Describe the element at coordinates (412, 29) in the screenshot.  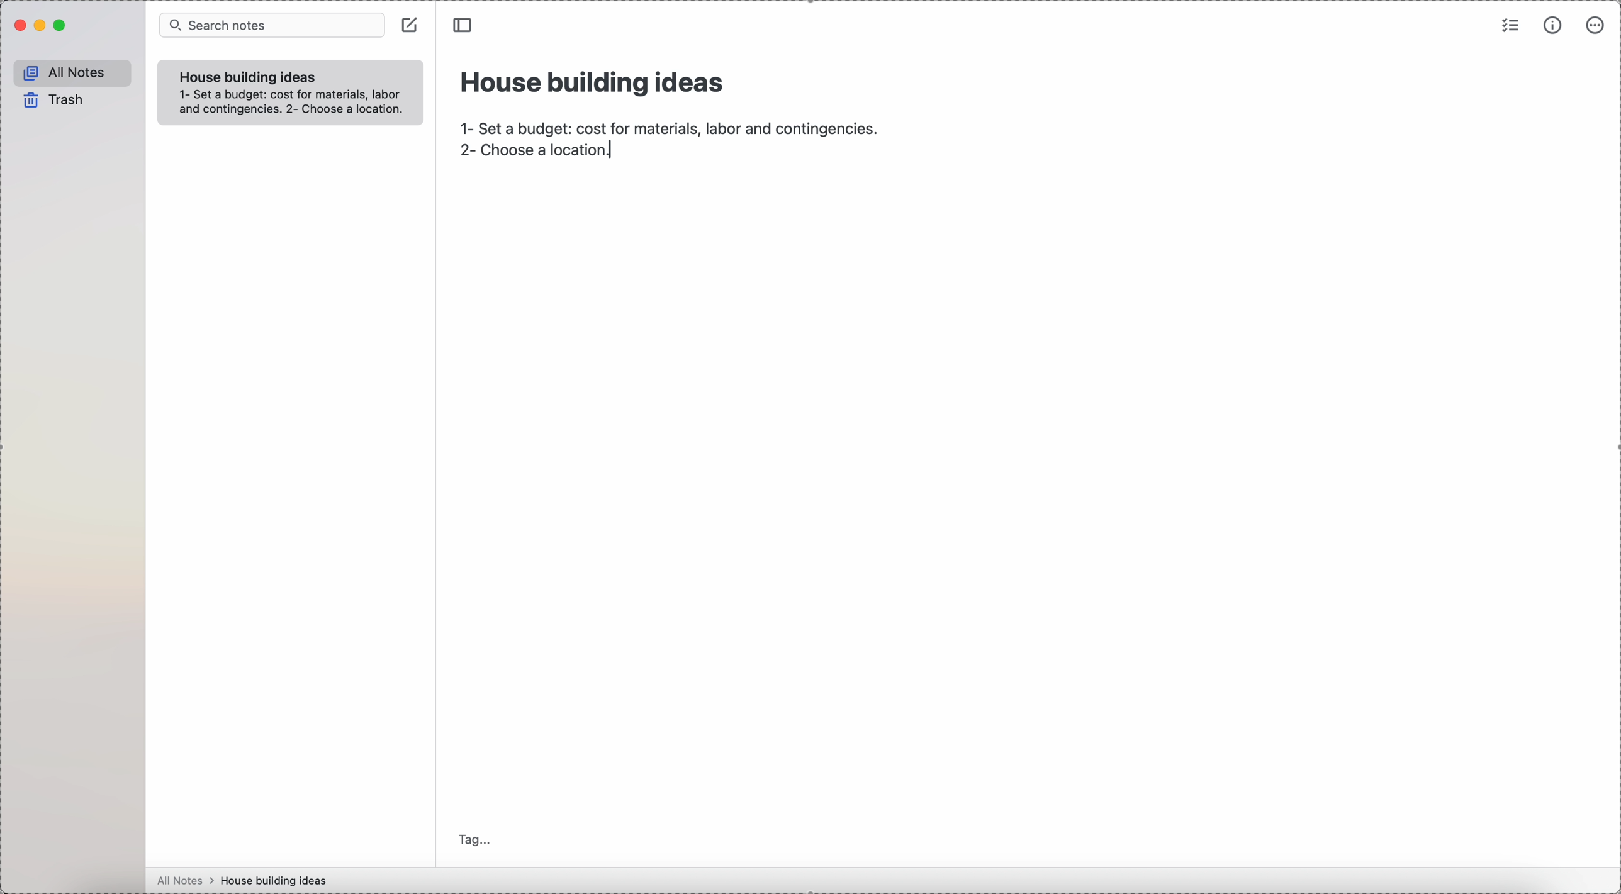
I see `create note` at that location.